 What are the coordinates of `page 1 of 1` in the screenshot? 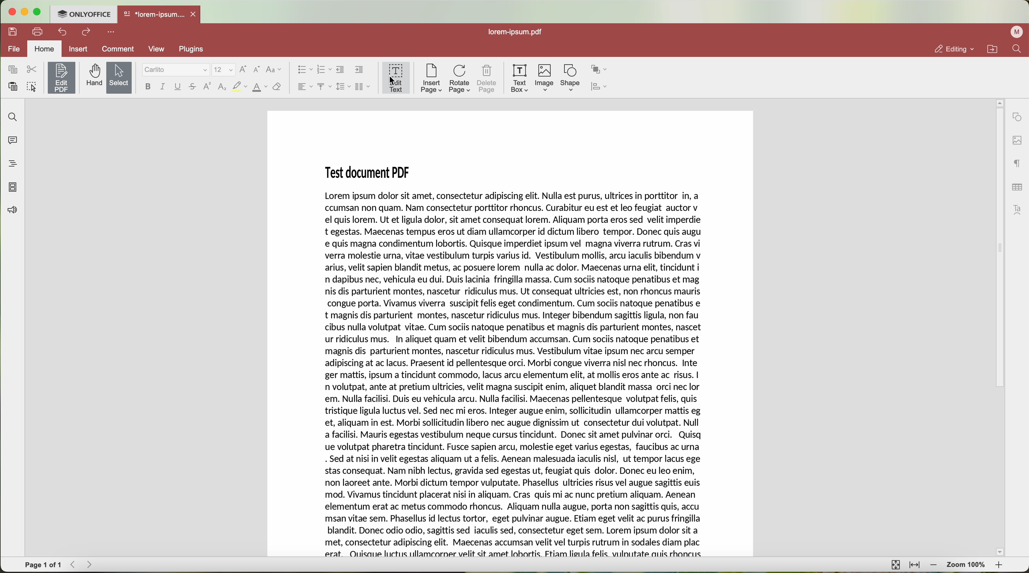 It's located at (42, 566).